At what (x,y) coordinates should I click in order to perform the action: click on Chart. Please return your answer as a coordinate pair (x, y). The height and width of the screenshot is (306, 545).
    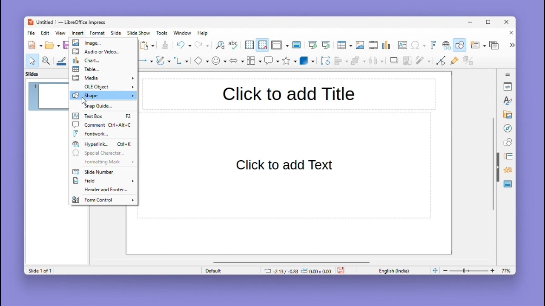
    Looking at the image, I should click on (103, 60).